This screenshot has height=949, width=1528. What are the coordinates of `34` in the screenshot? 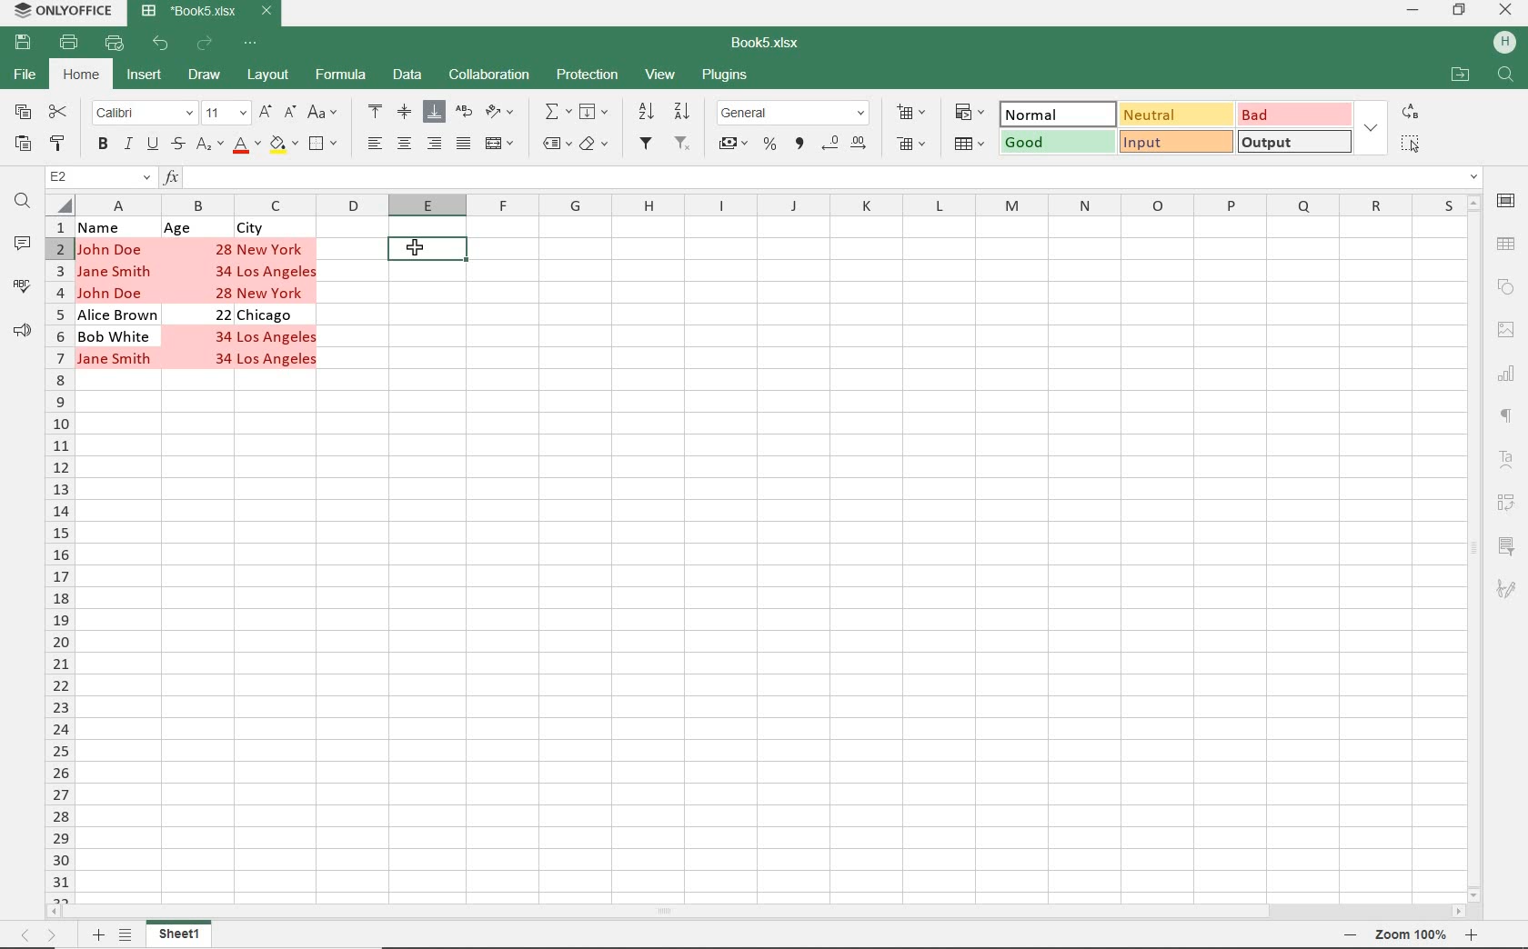 It's located at (220, 338).